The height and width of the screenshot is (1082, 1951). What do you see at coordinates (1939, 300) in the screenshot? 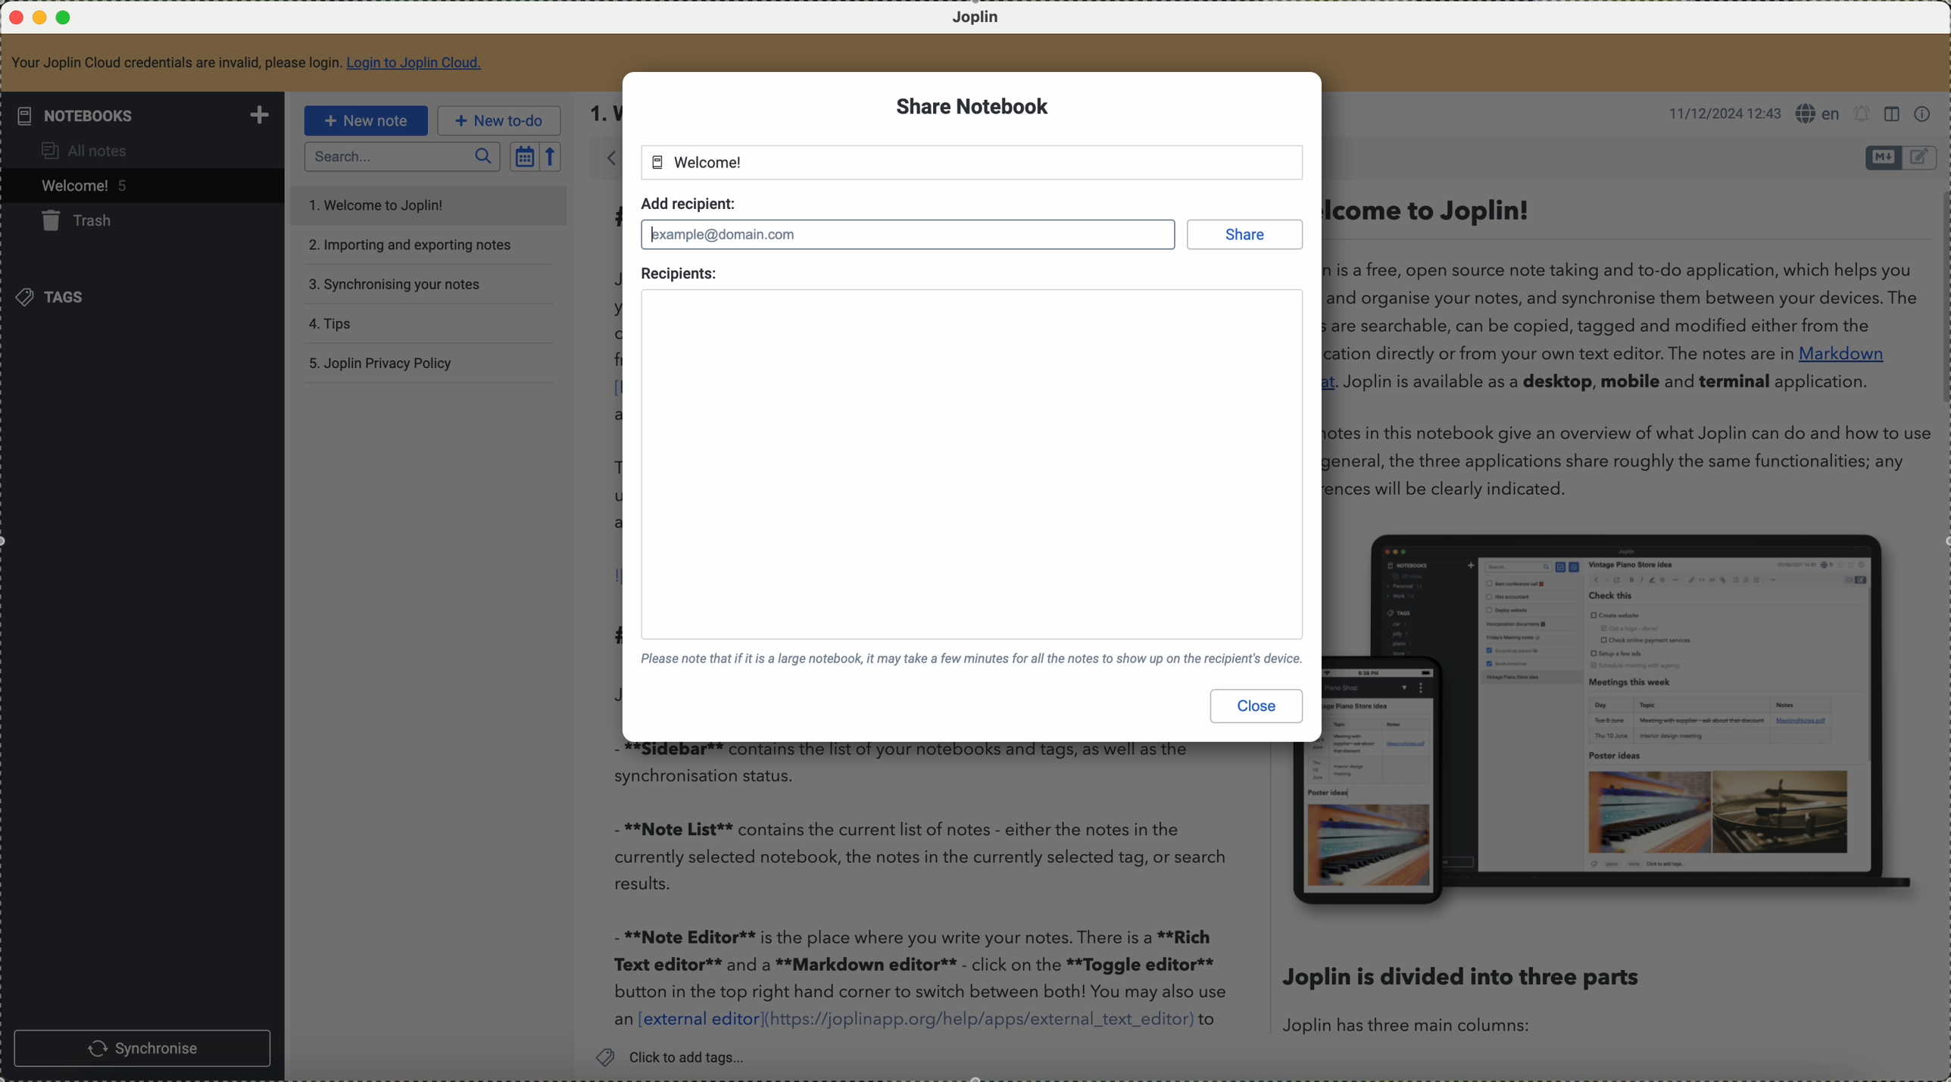
I see `scroll bar` at bounding box center [1939, 300].